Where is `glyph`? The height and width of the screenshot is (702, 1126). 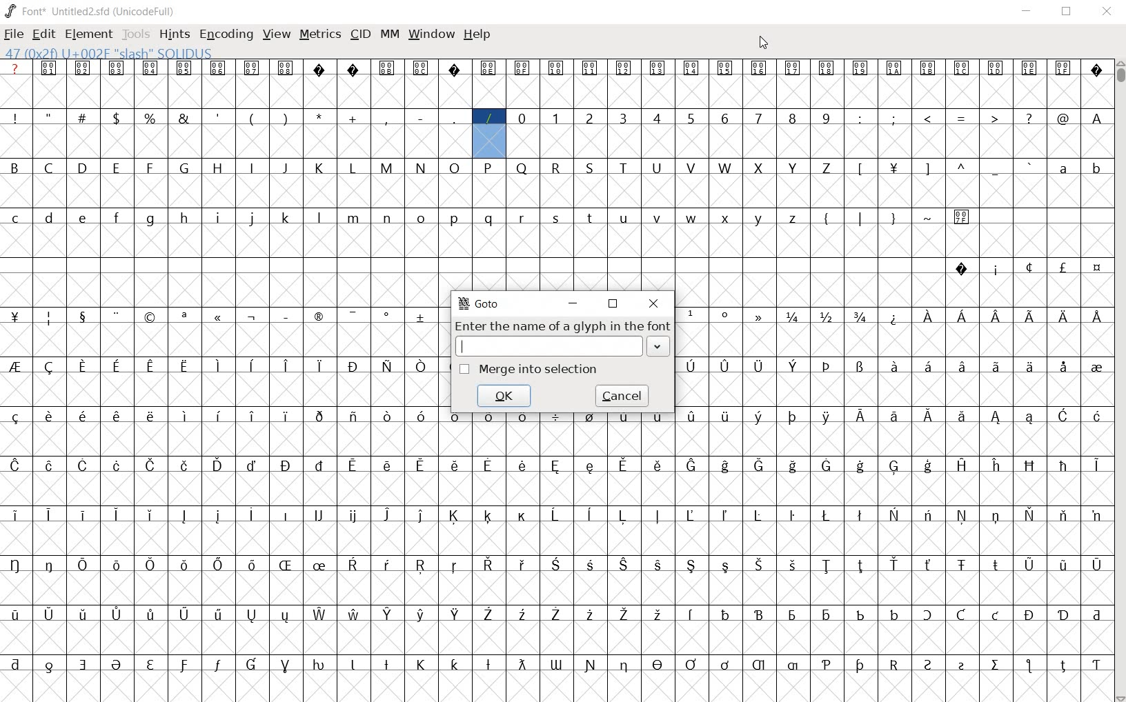
glyph is located at coordinates (353, 564).